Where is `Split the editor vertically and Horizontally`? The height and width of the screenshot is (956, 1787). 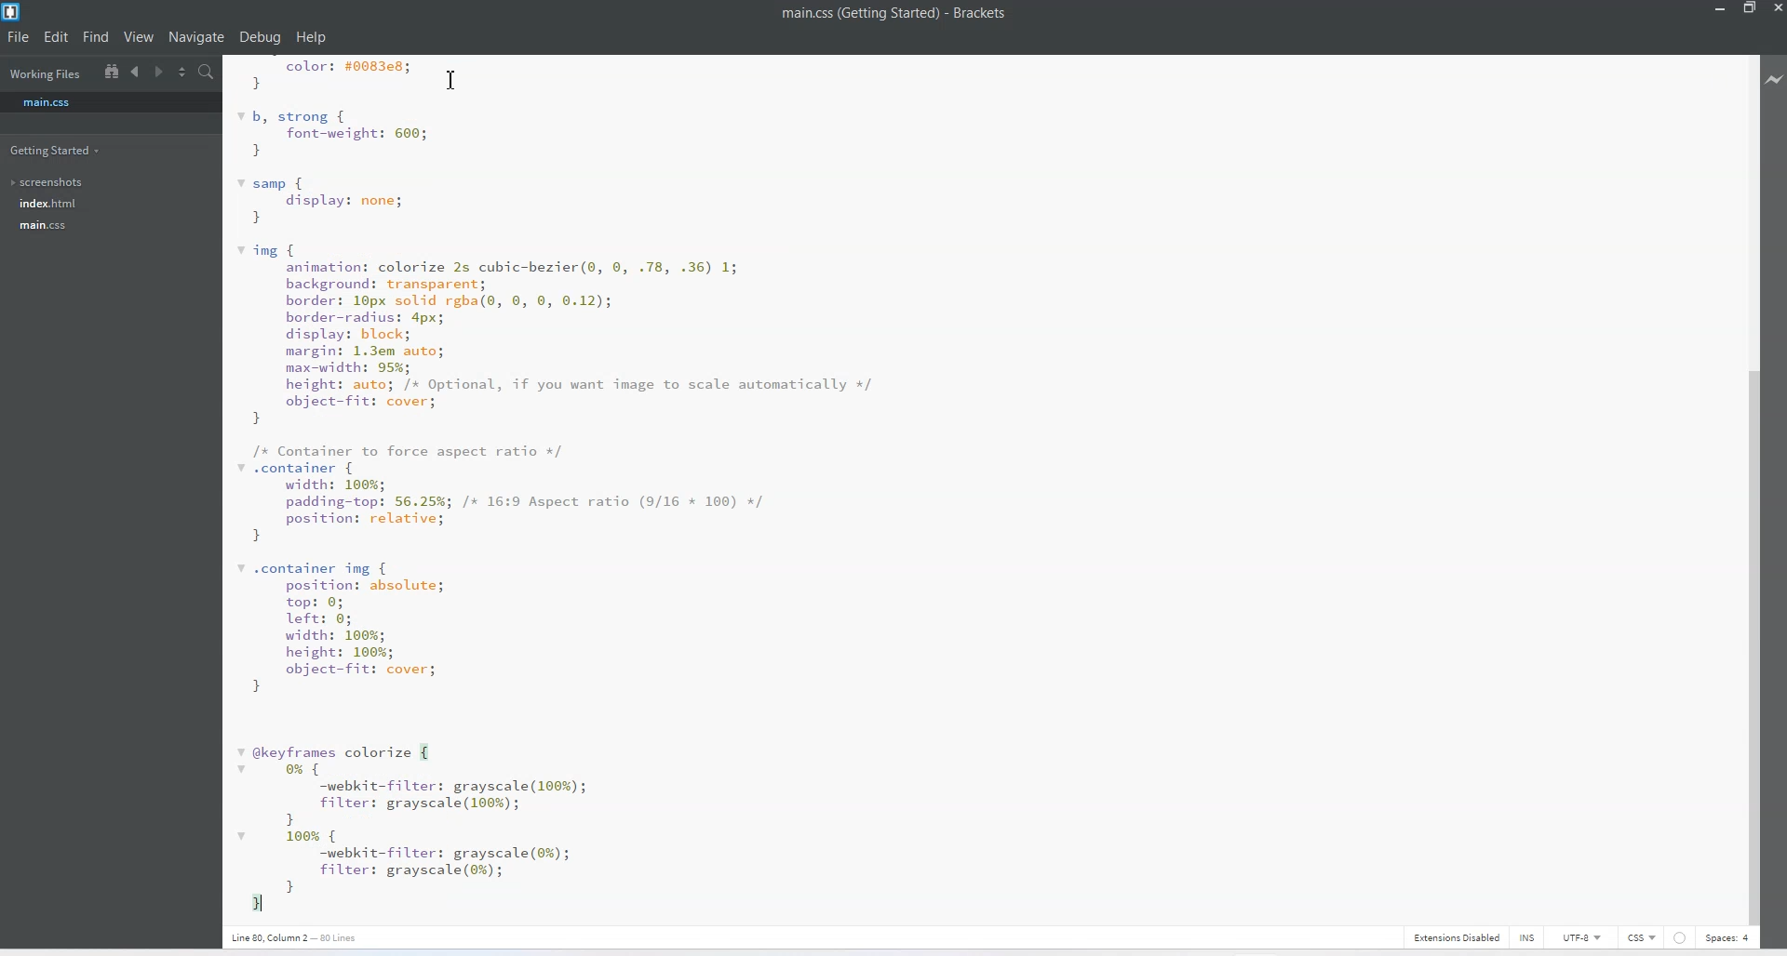
Split the editor vertically and Horizontally is located at coordinates (184, 73).